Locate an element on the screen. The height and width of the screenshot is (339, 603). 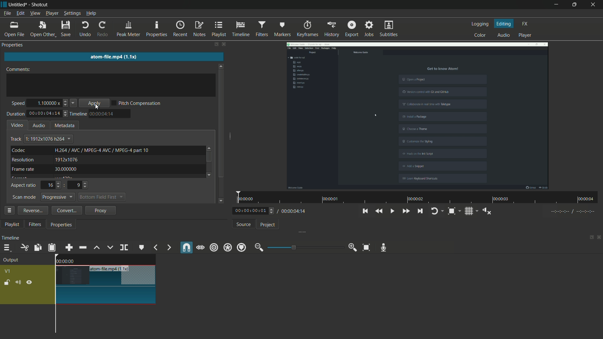
go down is located at coordinates (222, 200).